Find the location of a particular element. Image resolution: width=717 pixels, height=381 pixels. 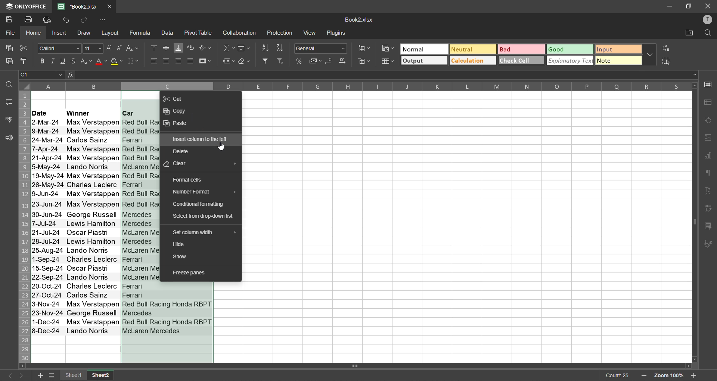

customize quick access toolbar is located at coordinates (104, 20).